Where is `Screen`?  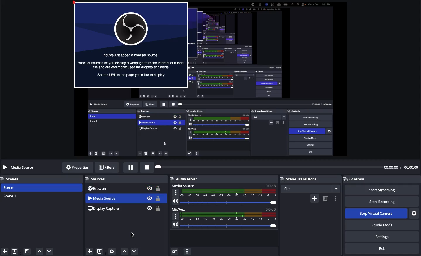 Screen is located at coordinates (211, 78).